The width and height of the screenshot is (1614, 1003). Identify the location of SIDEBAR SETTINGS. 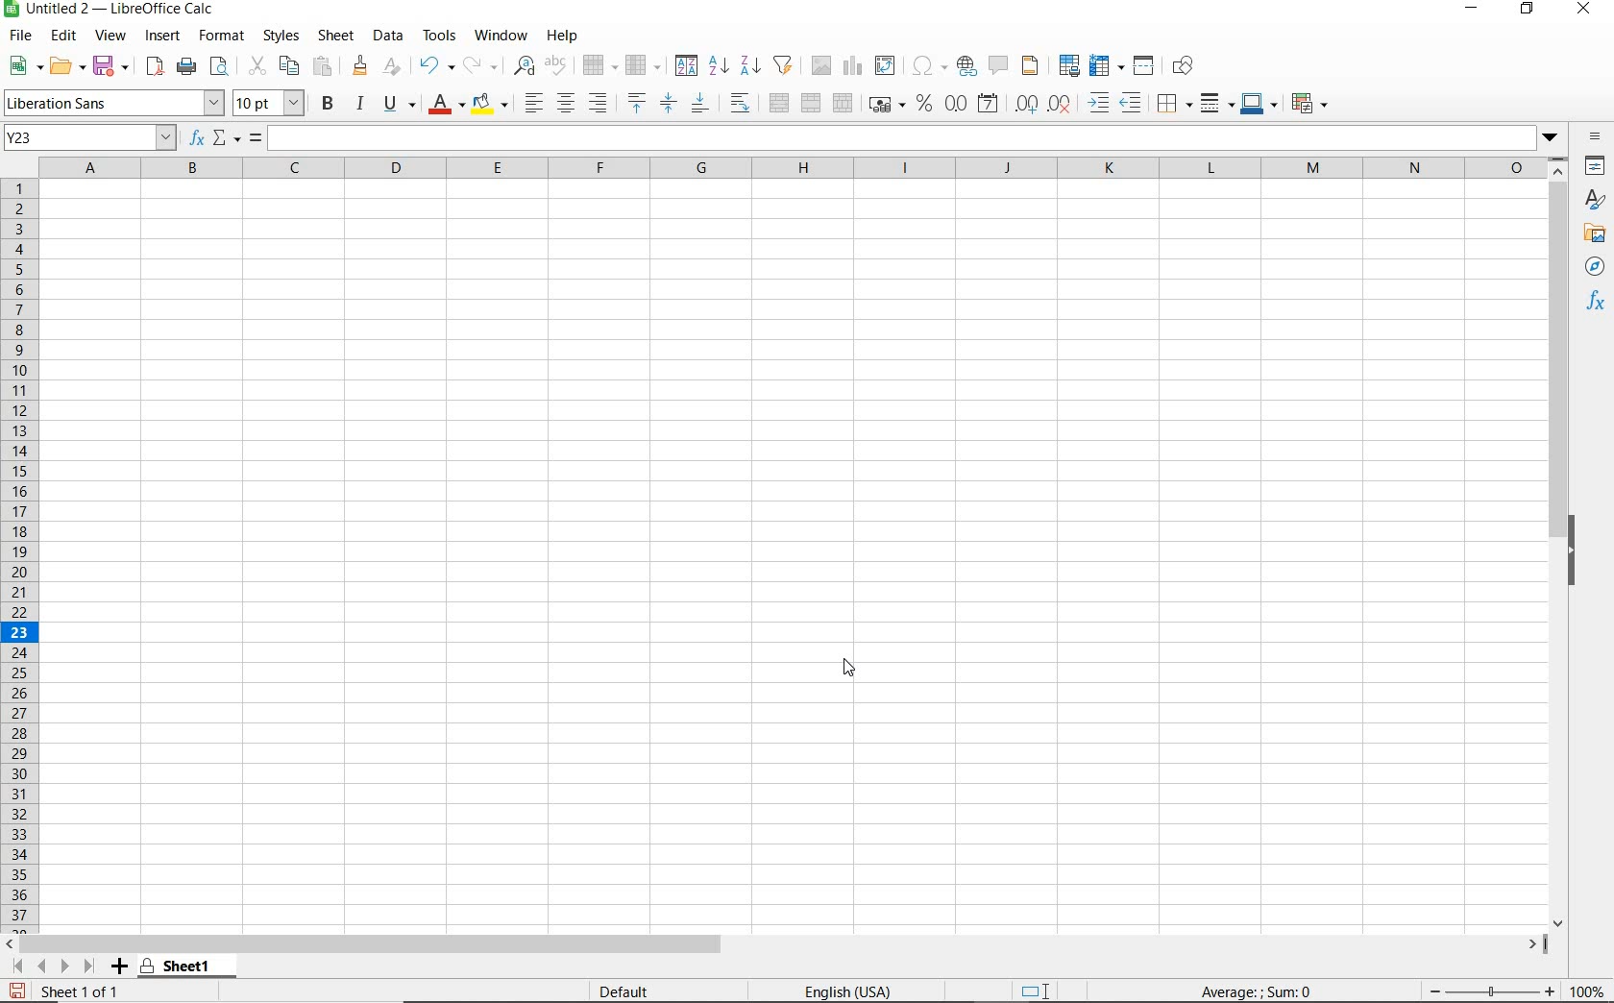
(1595, 136).